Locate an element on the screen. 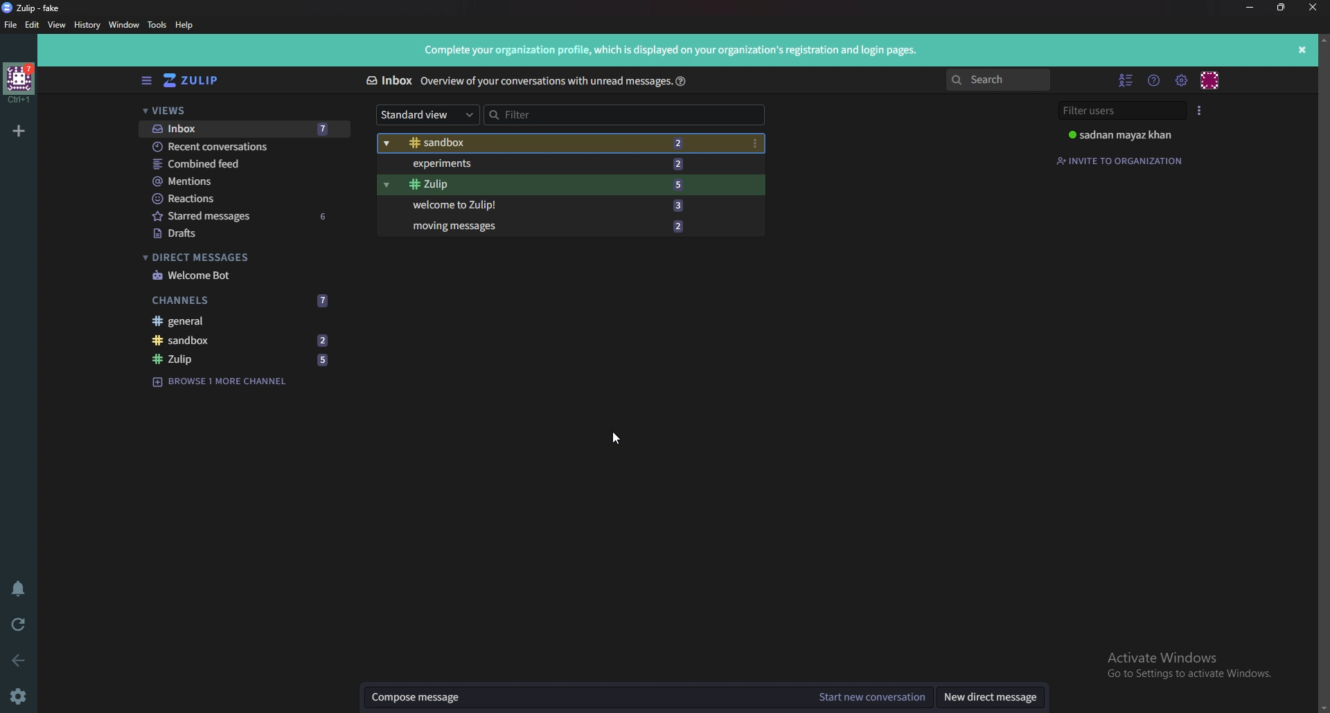  Channels is located at coordinates (241, 300).